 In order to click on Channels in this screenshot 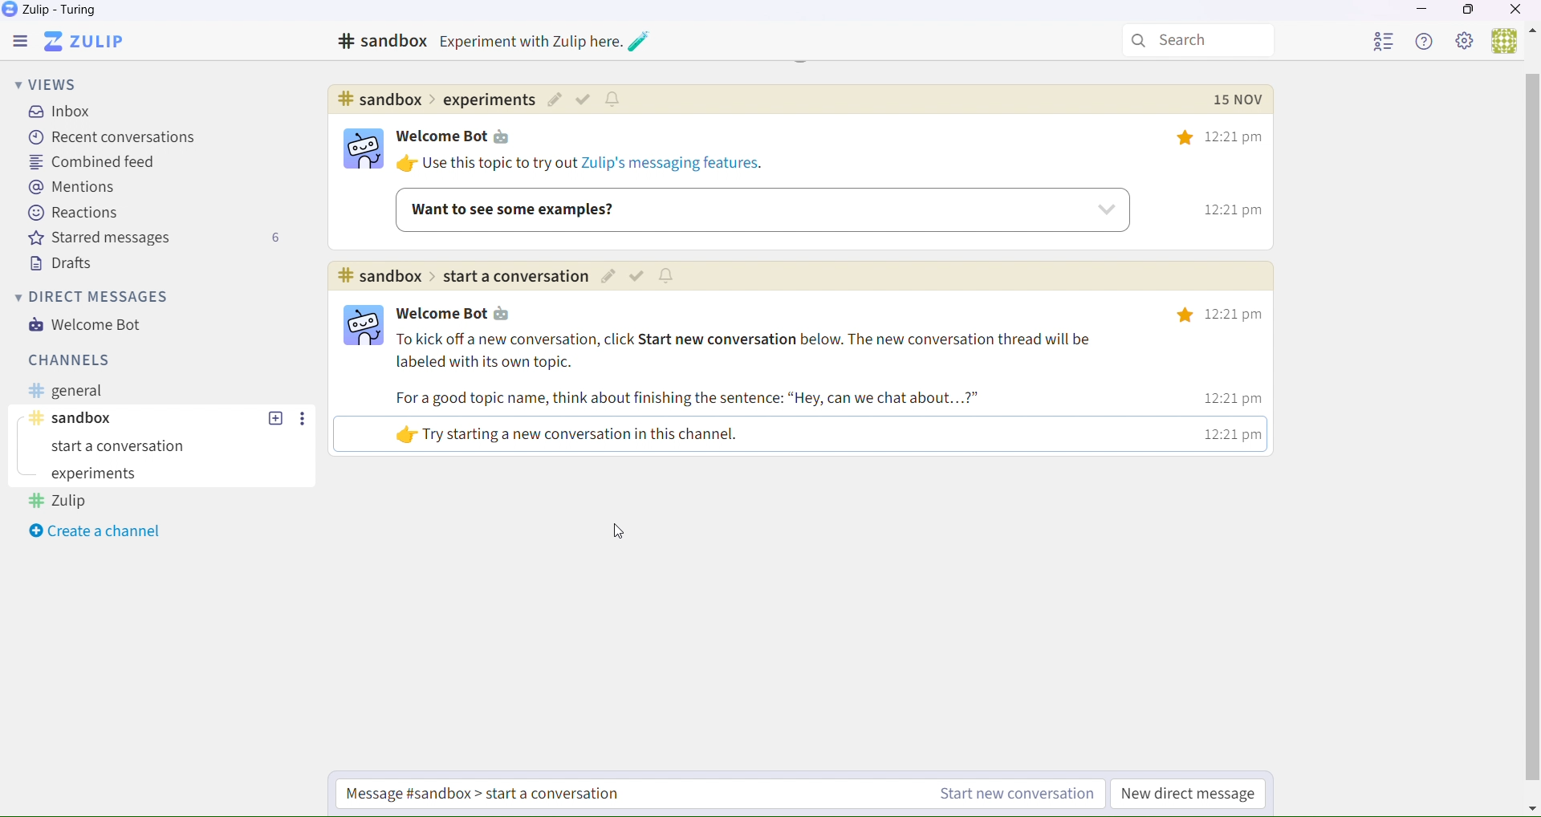, I will do `click(65, 359)`.